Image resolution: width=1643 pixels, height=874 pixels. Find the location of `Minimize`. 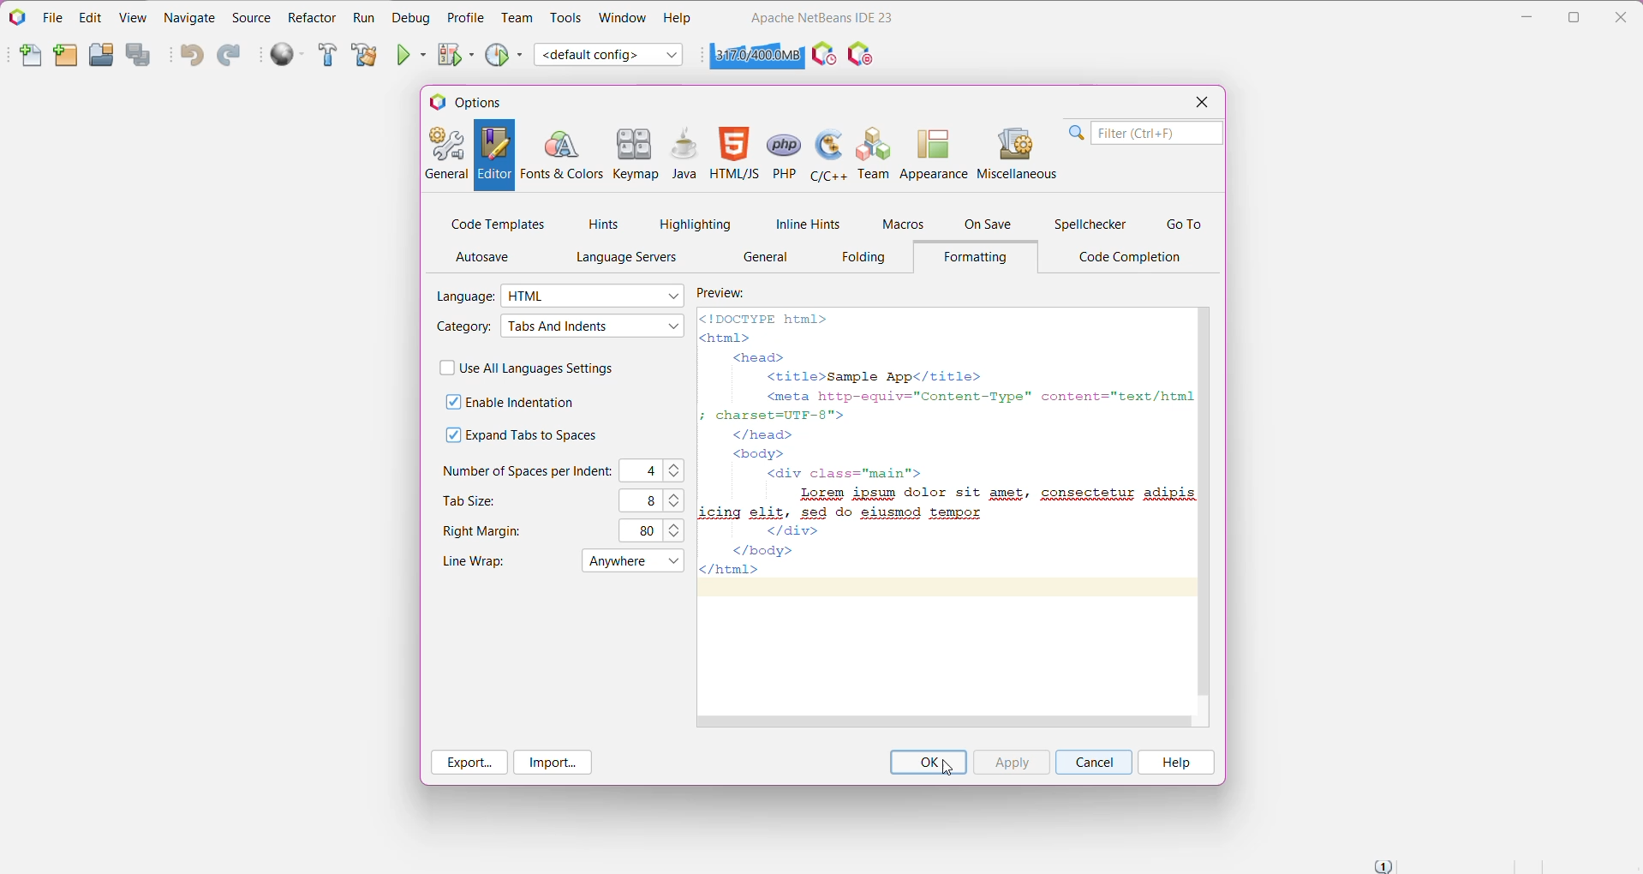

Minimize is located at coordinates (1526, 17).